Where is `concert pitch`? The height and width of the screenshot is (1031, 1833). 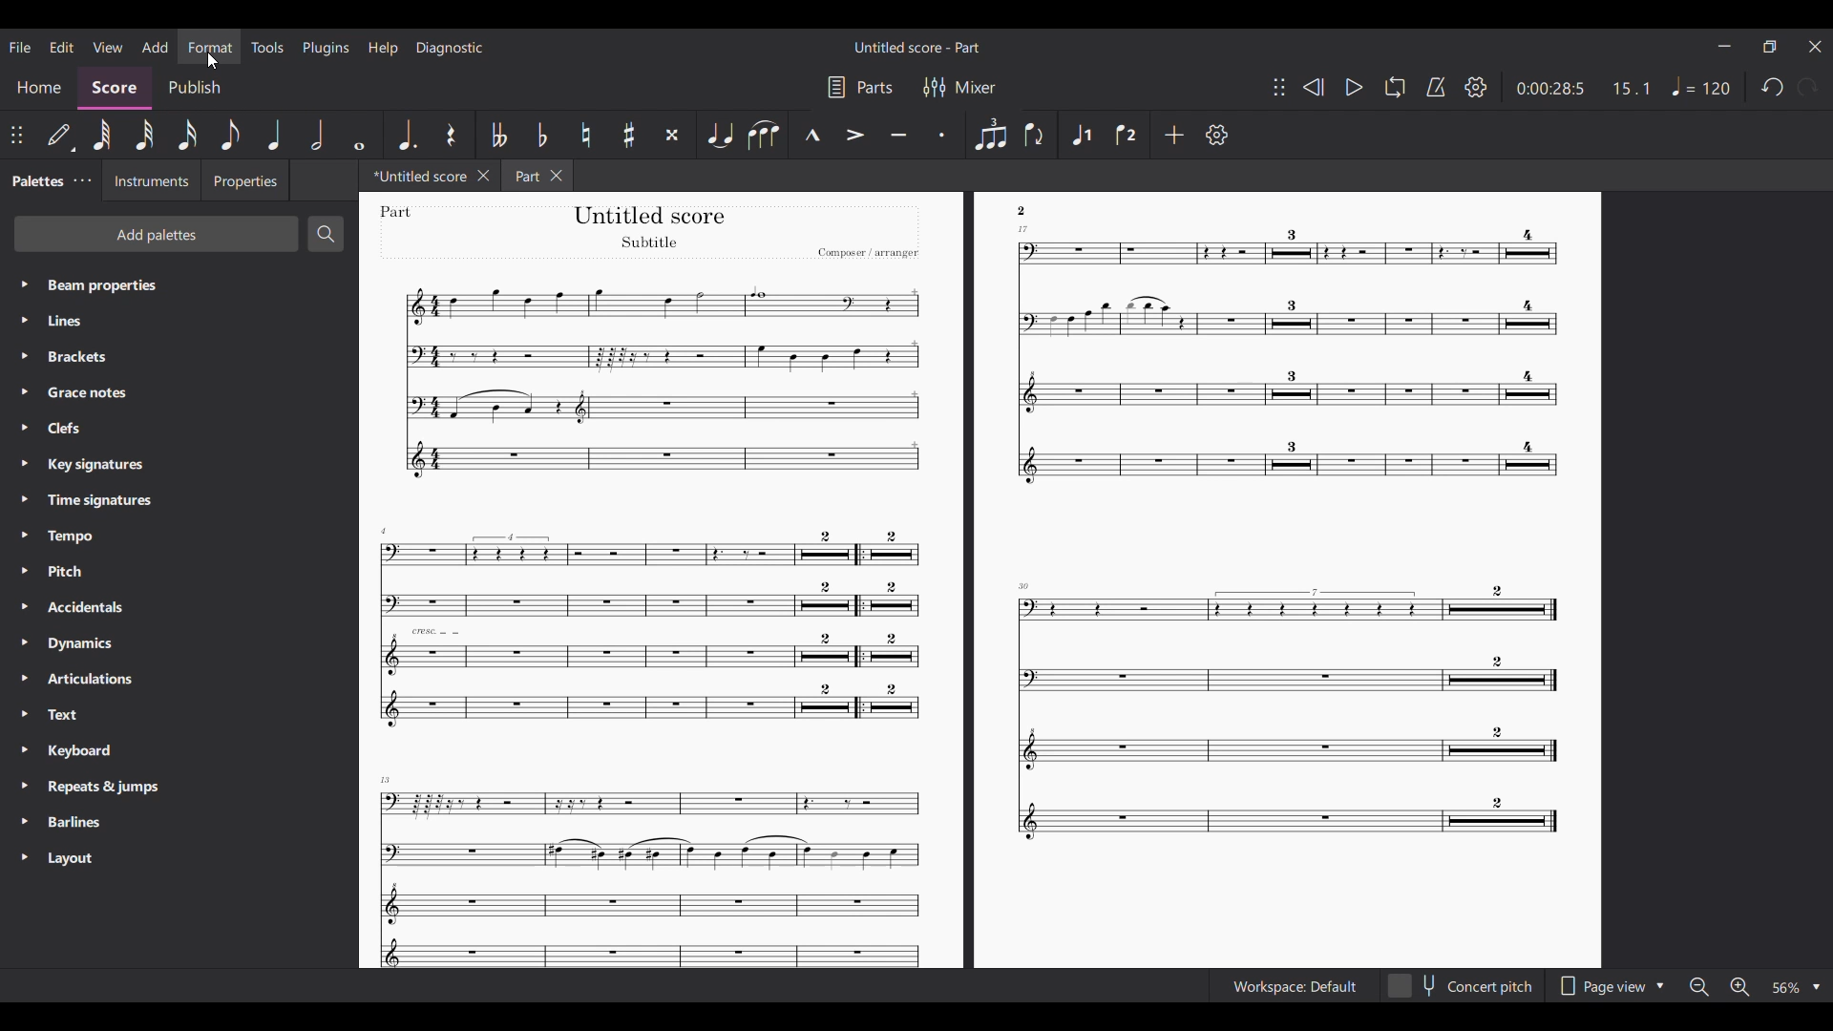 concert pitch is located at coordinates (1461, 988).